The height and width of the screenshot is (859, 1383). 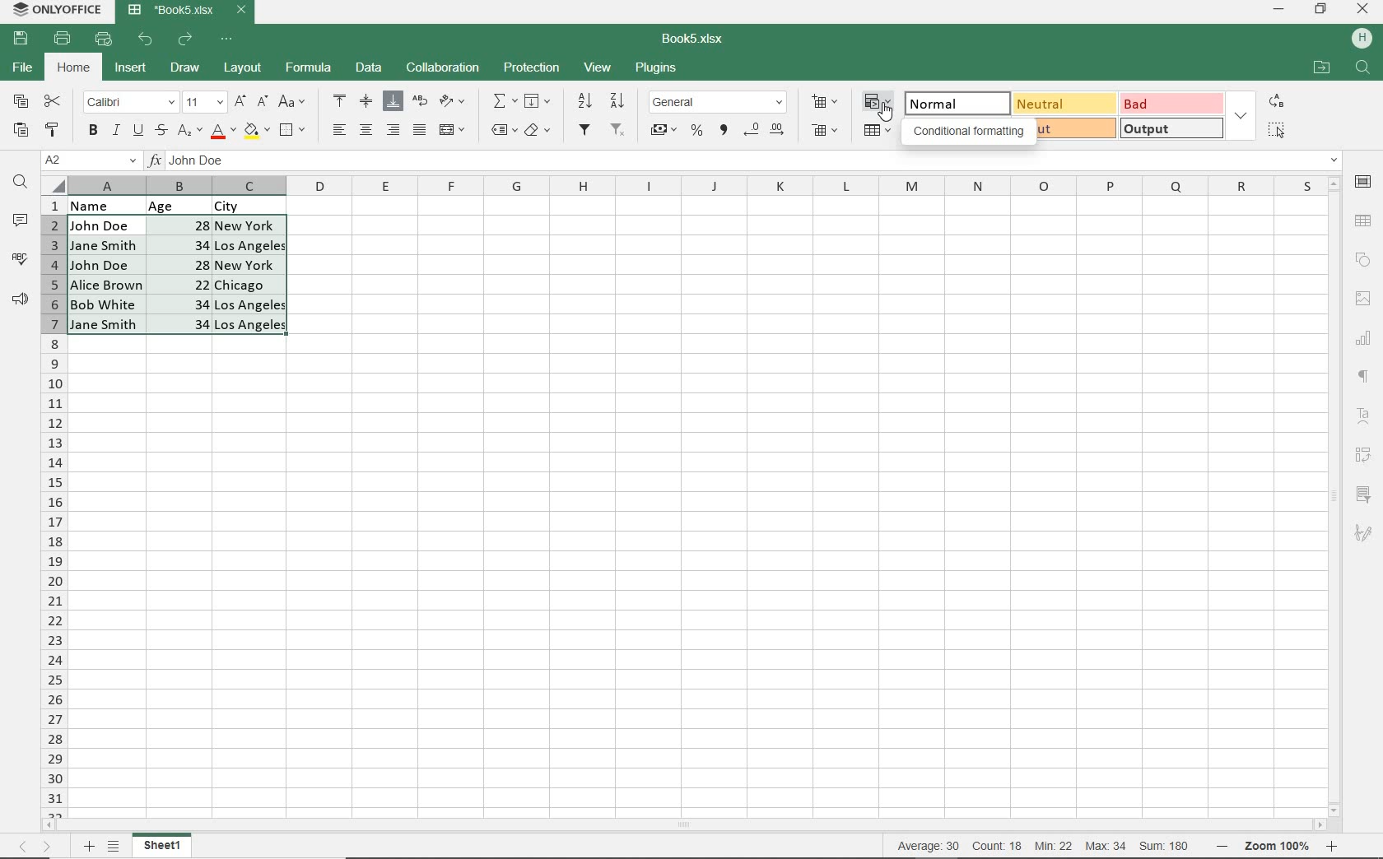 I want to click on DOCUMENT NAME, so click(x=188, y=11).